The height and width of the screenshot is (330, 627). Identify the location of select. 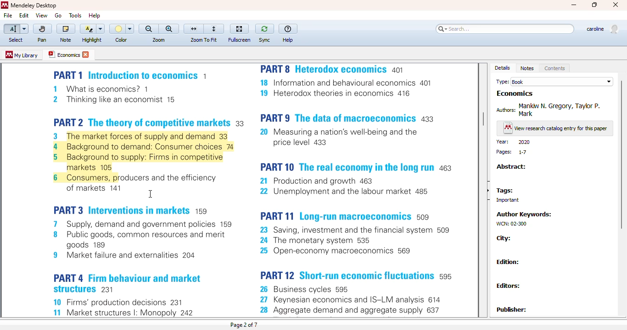
(16, 29).